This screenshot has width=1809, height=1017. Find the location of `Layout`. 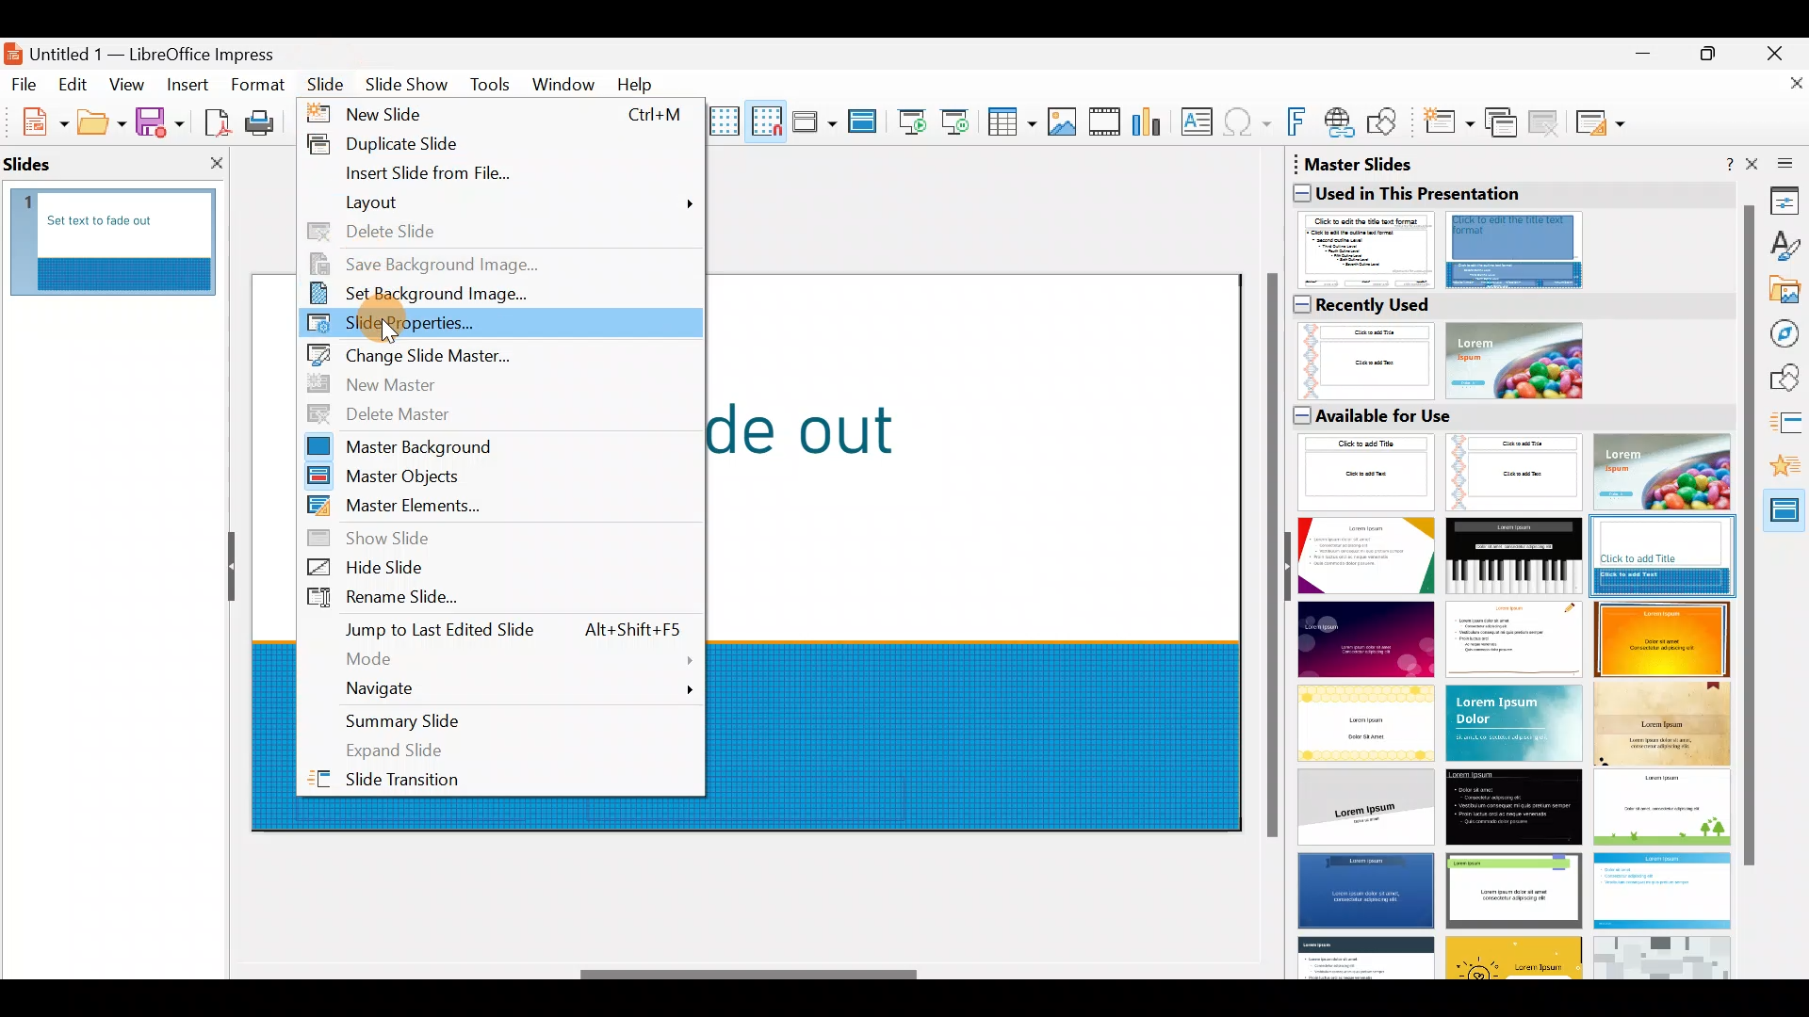

Layout is located at coordinates (494, 206).